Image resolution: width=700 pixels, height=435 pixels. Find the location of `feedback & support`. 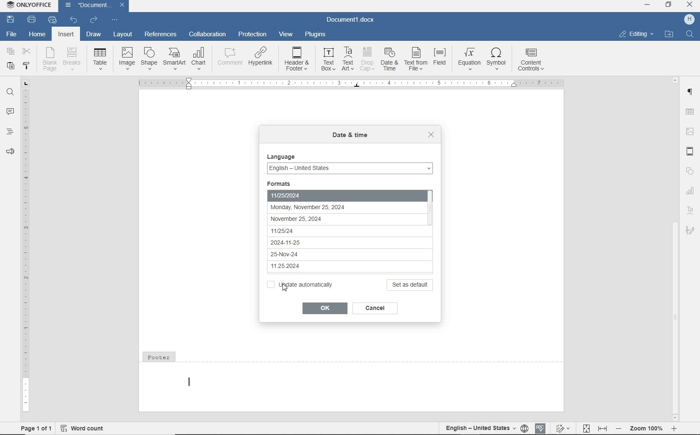

feedback & support is located at coordinates (10, 151).